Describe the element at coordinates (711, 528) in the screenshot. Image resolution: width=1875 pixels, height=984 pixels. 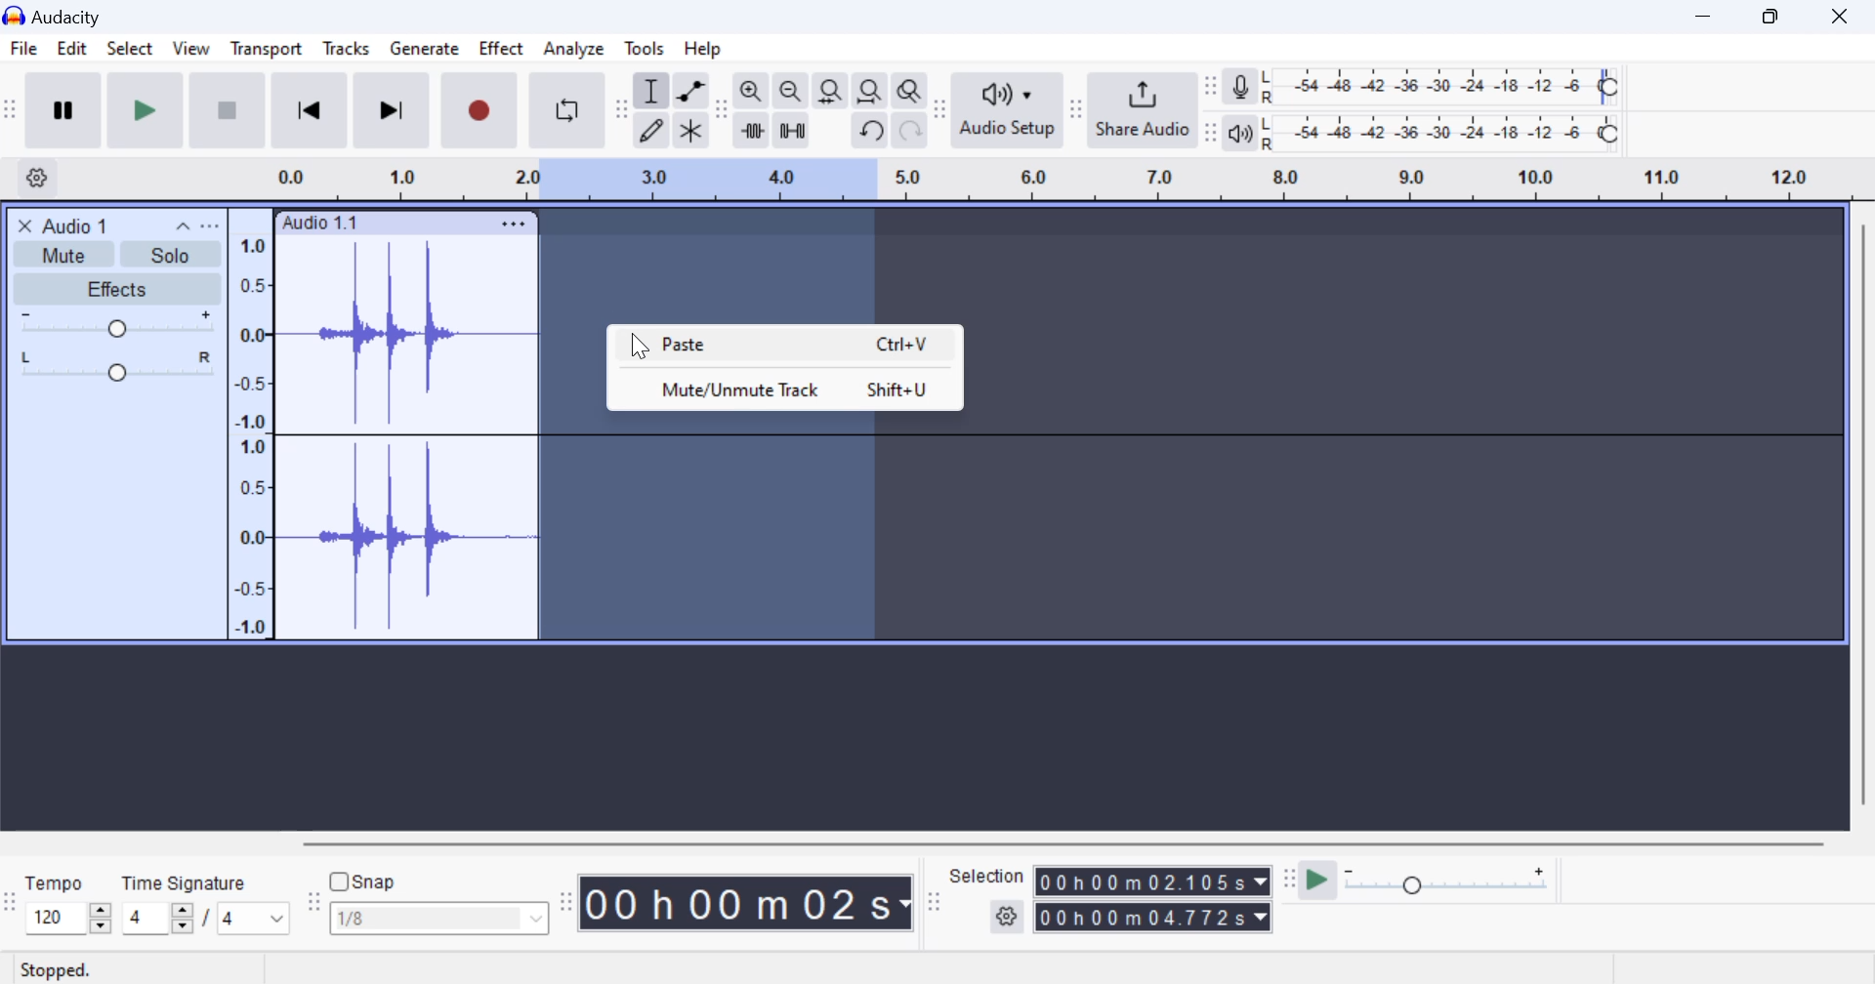
I see `Area Selected` at that location.